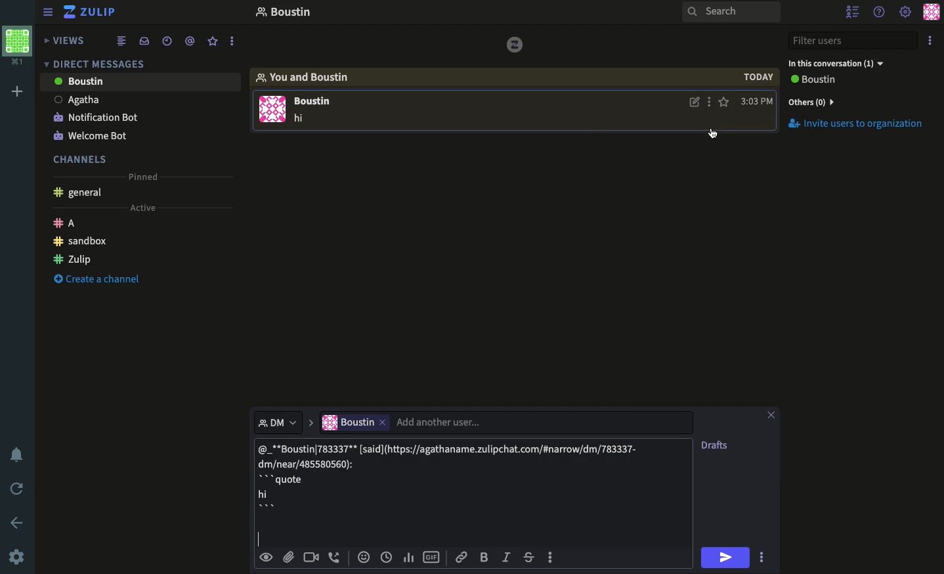  What do you see at coordinates (68, 222) in the screenshot?
I see `A` at bounding box center [68, 222].